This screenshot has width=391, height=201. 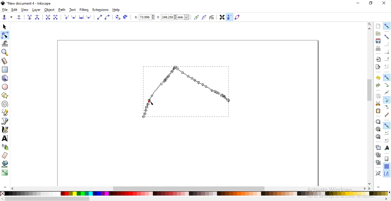 I want to click on snap an item's rotation center, so click(x=386, y=140).